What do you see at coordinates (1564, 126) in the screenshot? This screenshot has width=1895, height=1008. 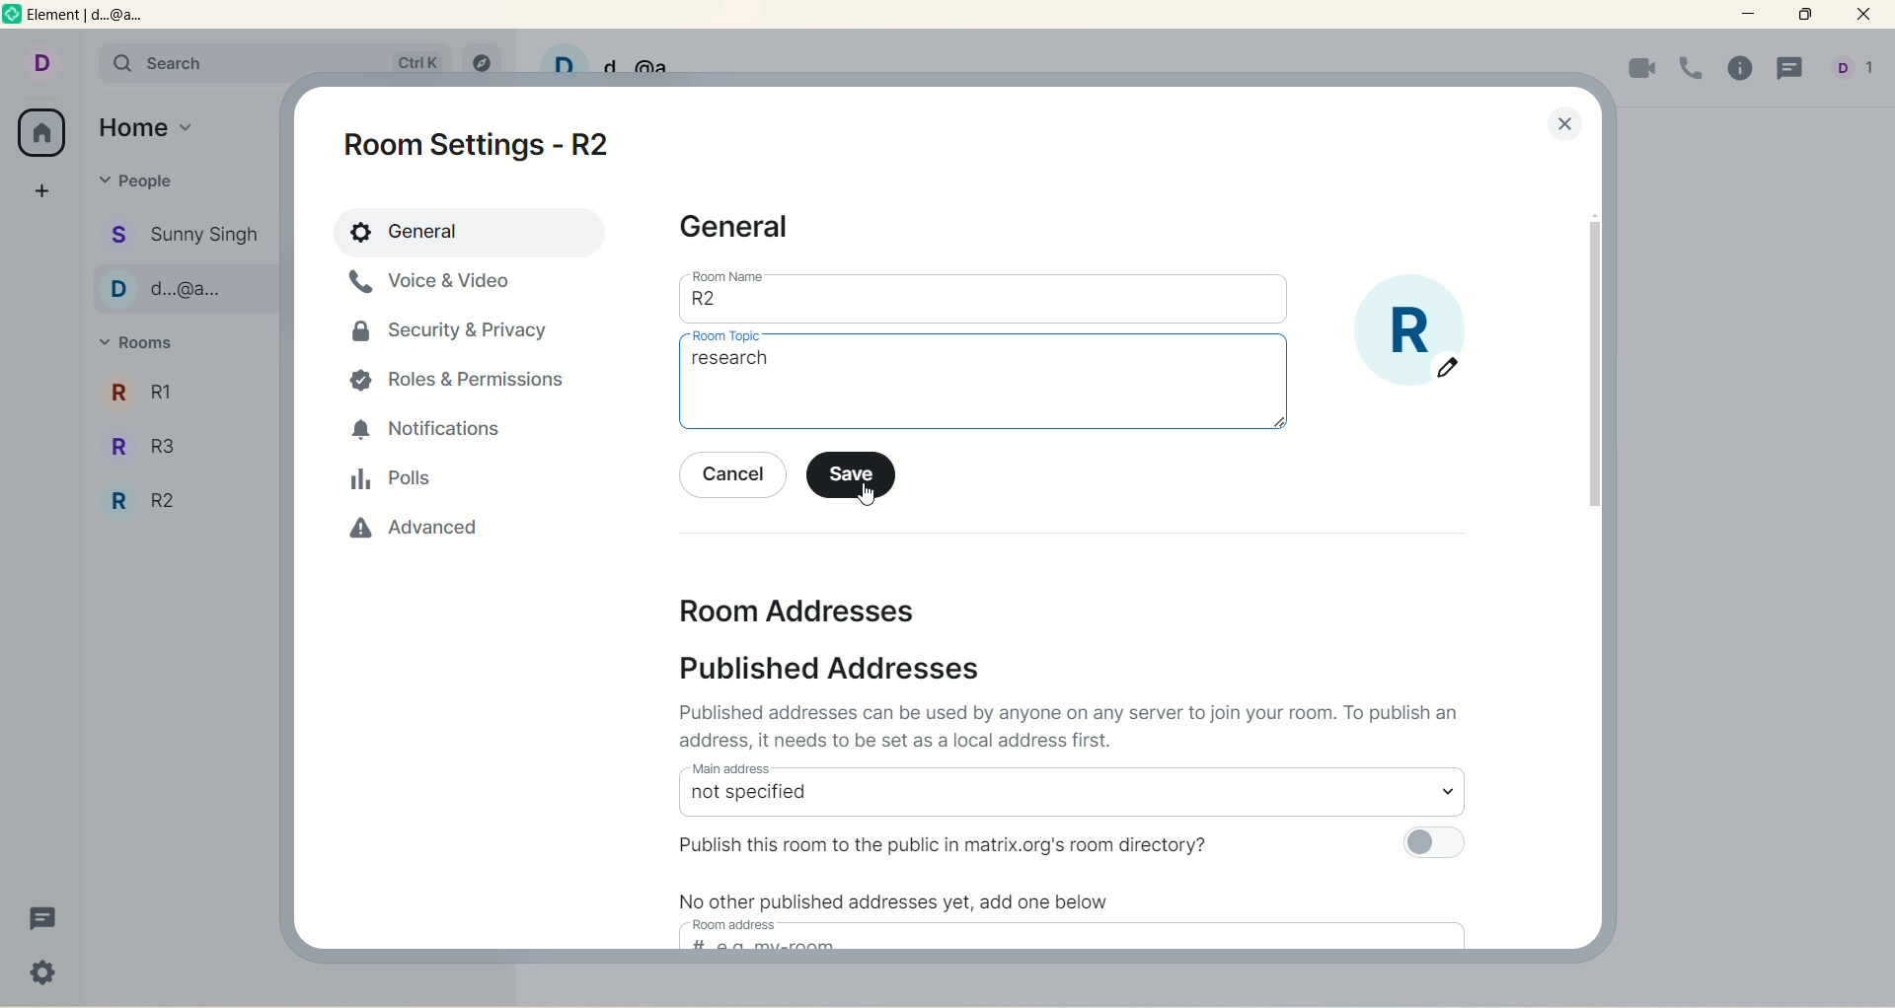 I see `close` at bounding box center [1564, 126].